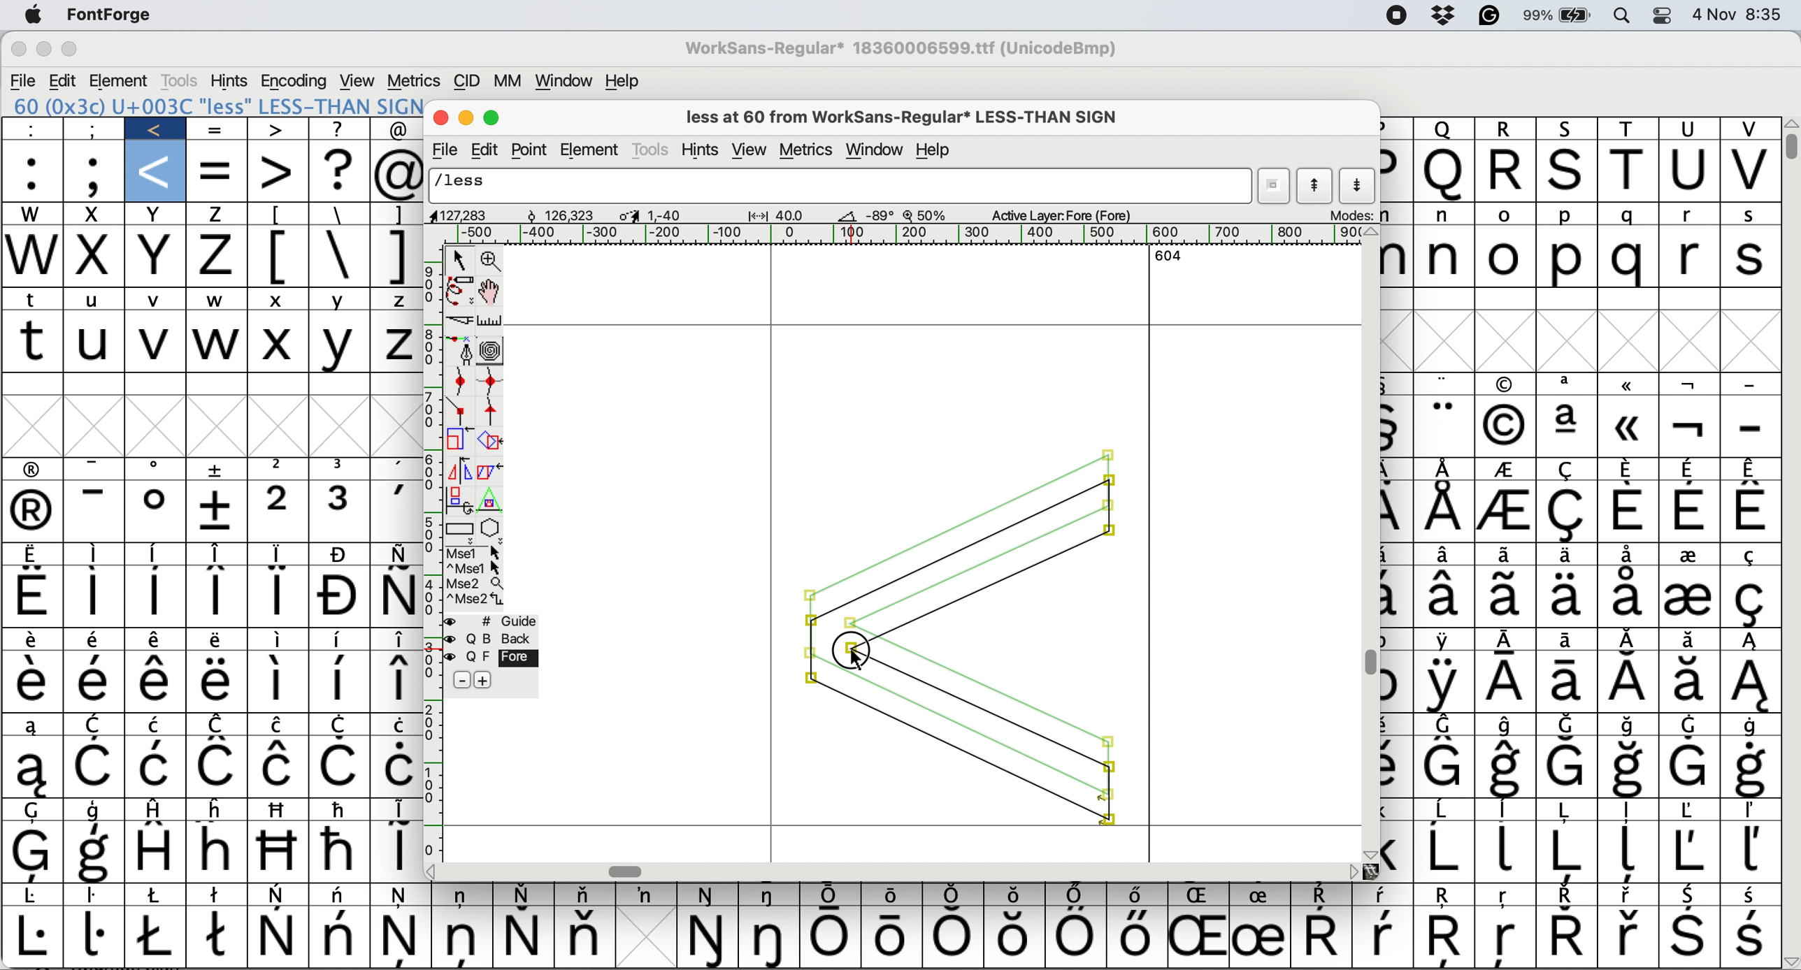  I want to click on q, so click(1444, 170).